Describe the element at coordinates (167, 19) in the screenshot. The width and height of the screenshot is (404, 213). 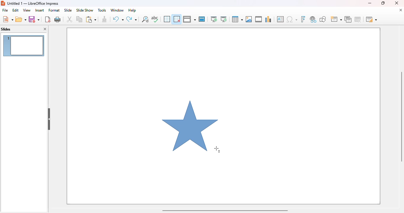
I see `display grid` at that location.